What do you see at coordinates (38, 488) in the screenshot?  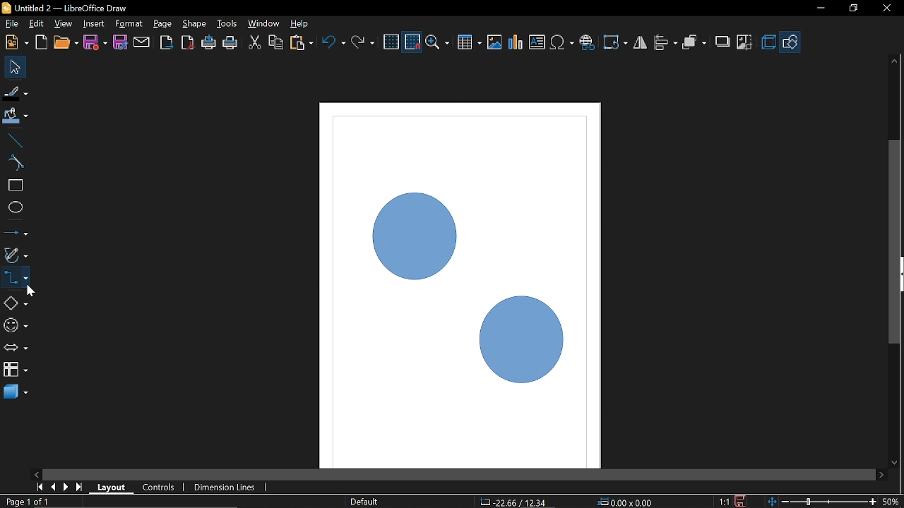 I see `go to first page` at bounding box center [38, 488].